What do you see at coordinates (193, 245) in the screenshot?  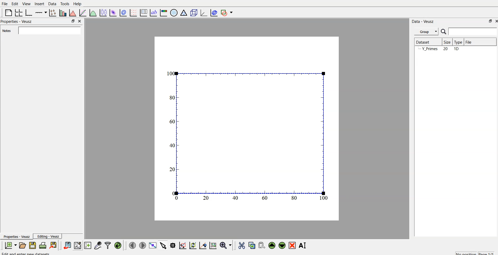 I see `draw ponts` at bounding box center [193, 245].